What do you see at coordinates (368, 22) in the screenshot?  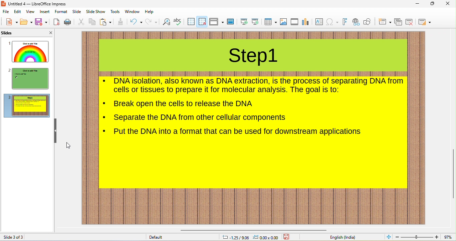 I see `show draw functions` at bounding box center [368, 22].